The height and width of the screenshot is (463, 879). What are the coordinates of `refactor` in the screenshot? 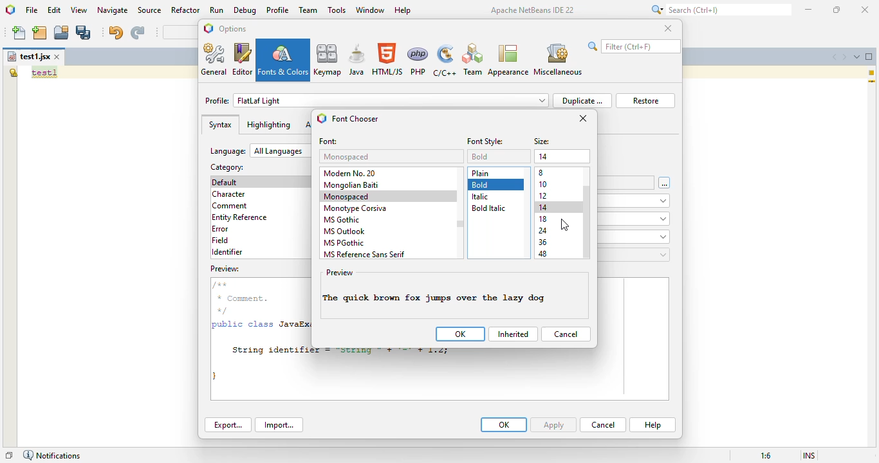 It's located at (186, 10).